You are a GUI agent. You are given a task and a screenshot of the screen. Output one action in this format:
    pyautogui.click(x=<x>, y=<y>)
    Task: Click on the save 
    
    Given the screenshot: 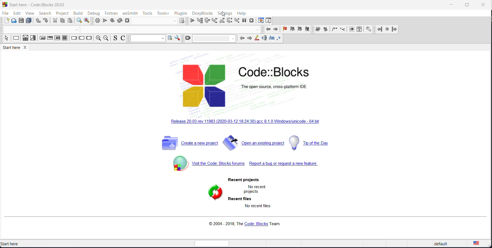 What is the action you would take?
    pyautogui.click(x=22, y=21)
    